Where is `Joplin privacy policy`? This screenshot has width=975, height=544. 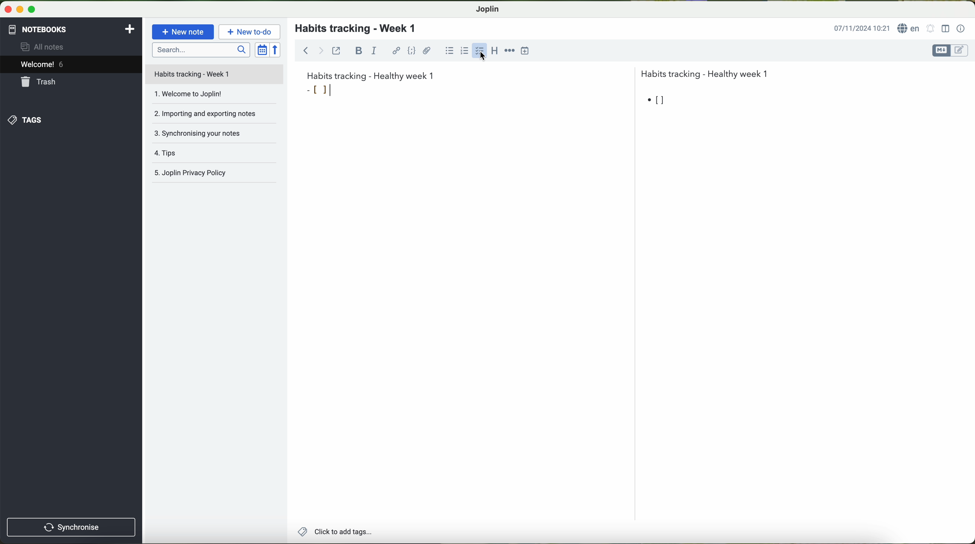
Joplin privacy policy is located at coordinates (215, 174).